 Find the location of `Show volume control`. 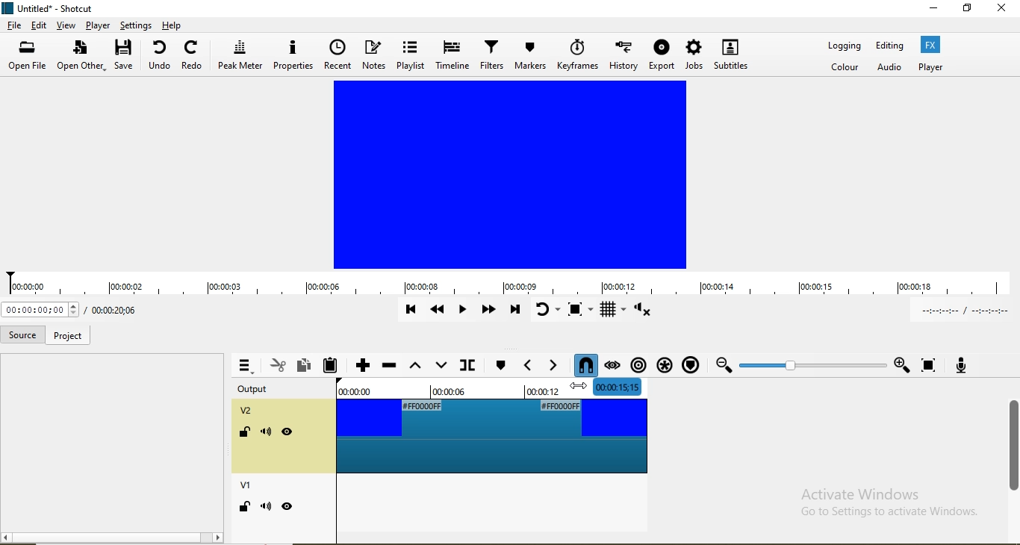

Show volume control is located at coordinates (645, 312).